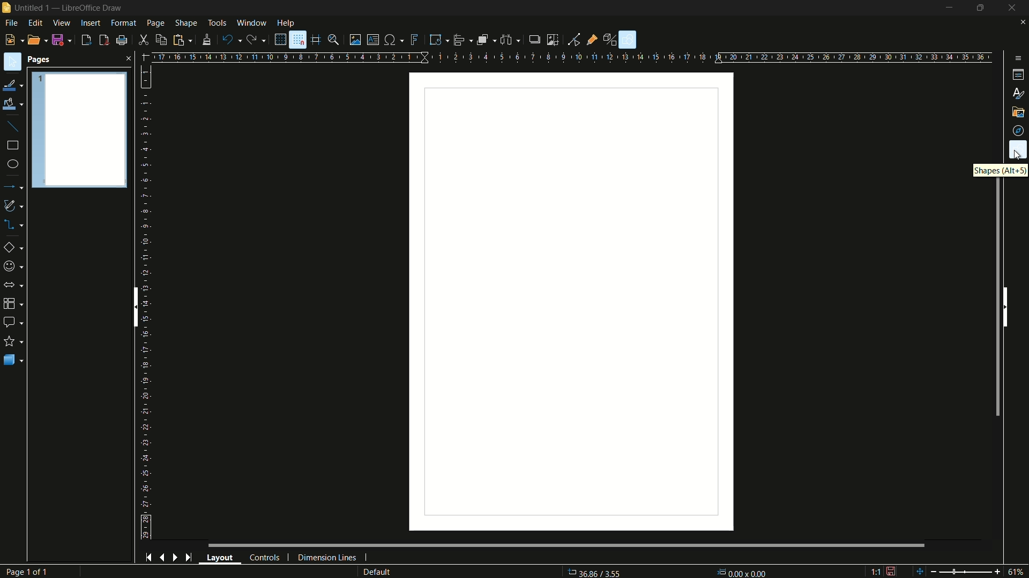 This screenshot has width=1029, height=578. I want to click on 36.86, so click(599, 572).